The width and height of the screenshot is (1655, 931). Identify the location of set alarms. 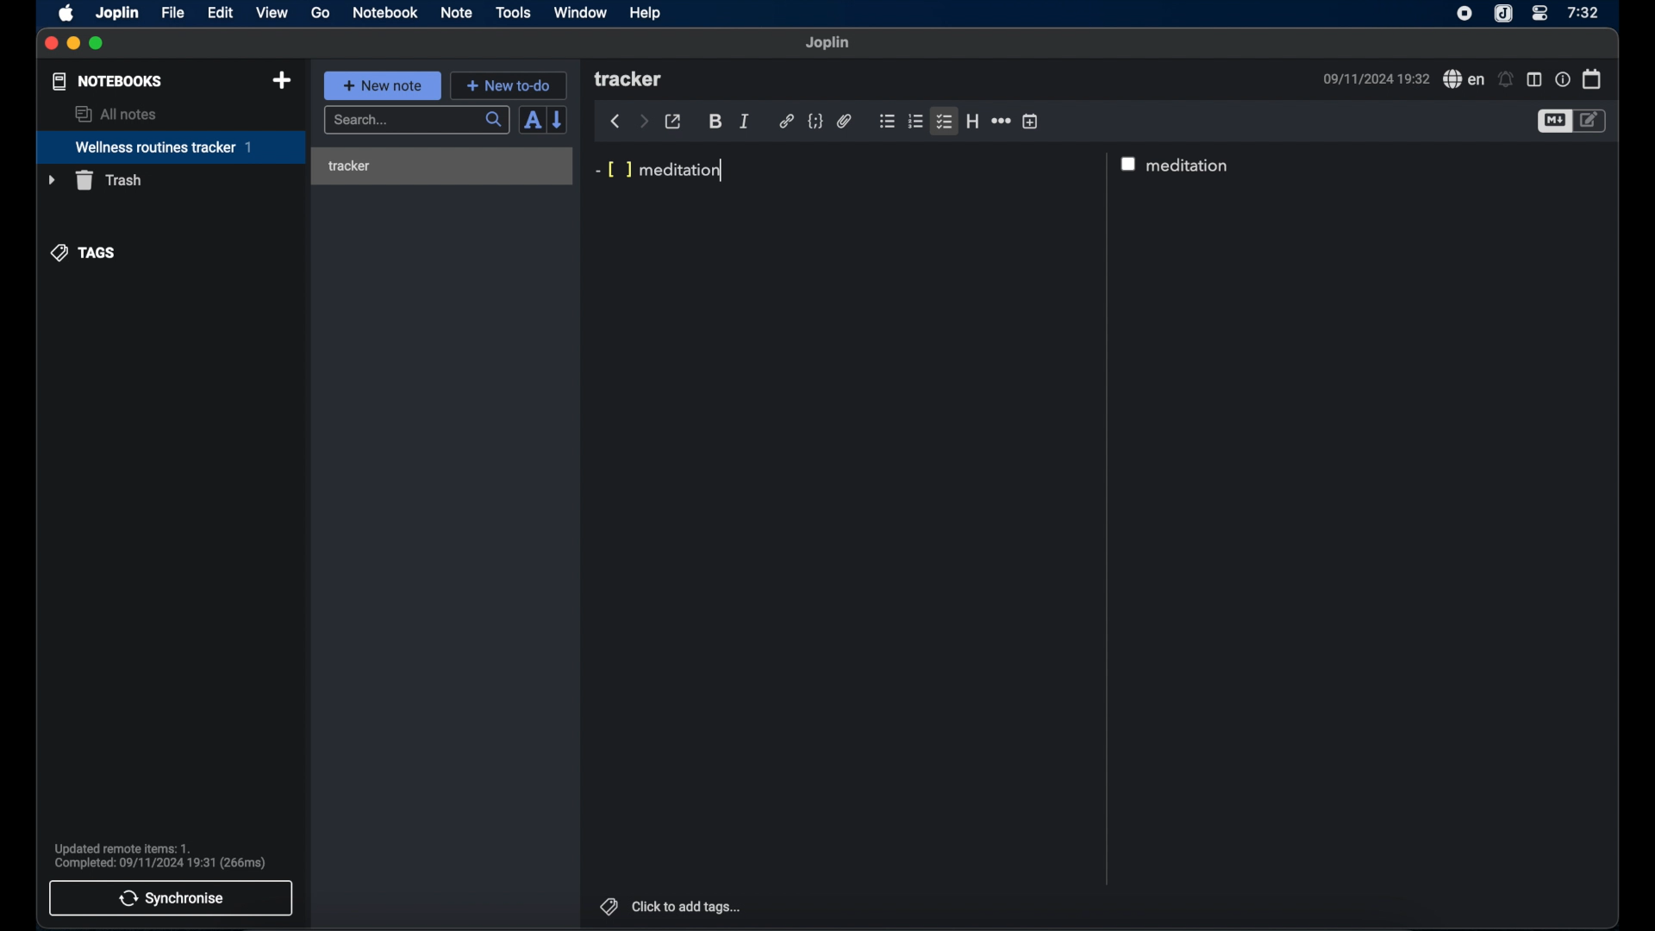
(1506, 79).